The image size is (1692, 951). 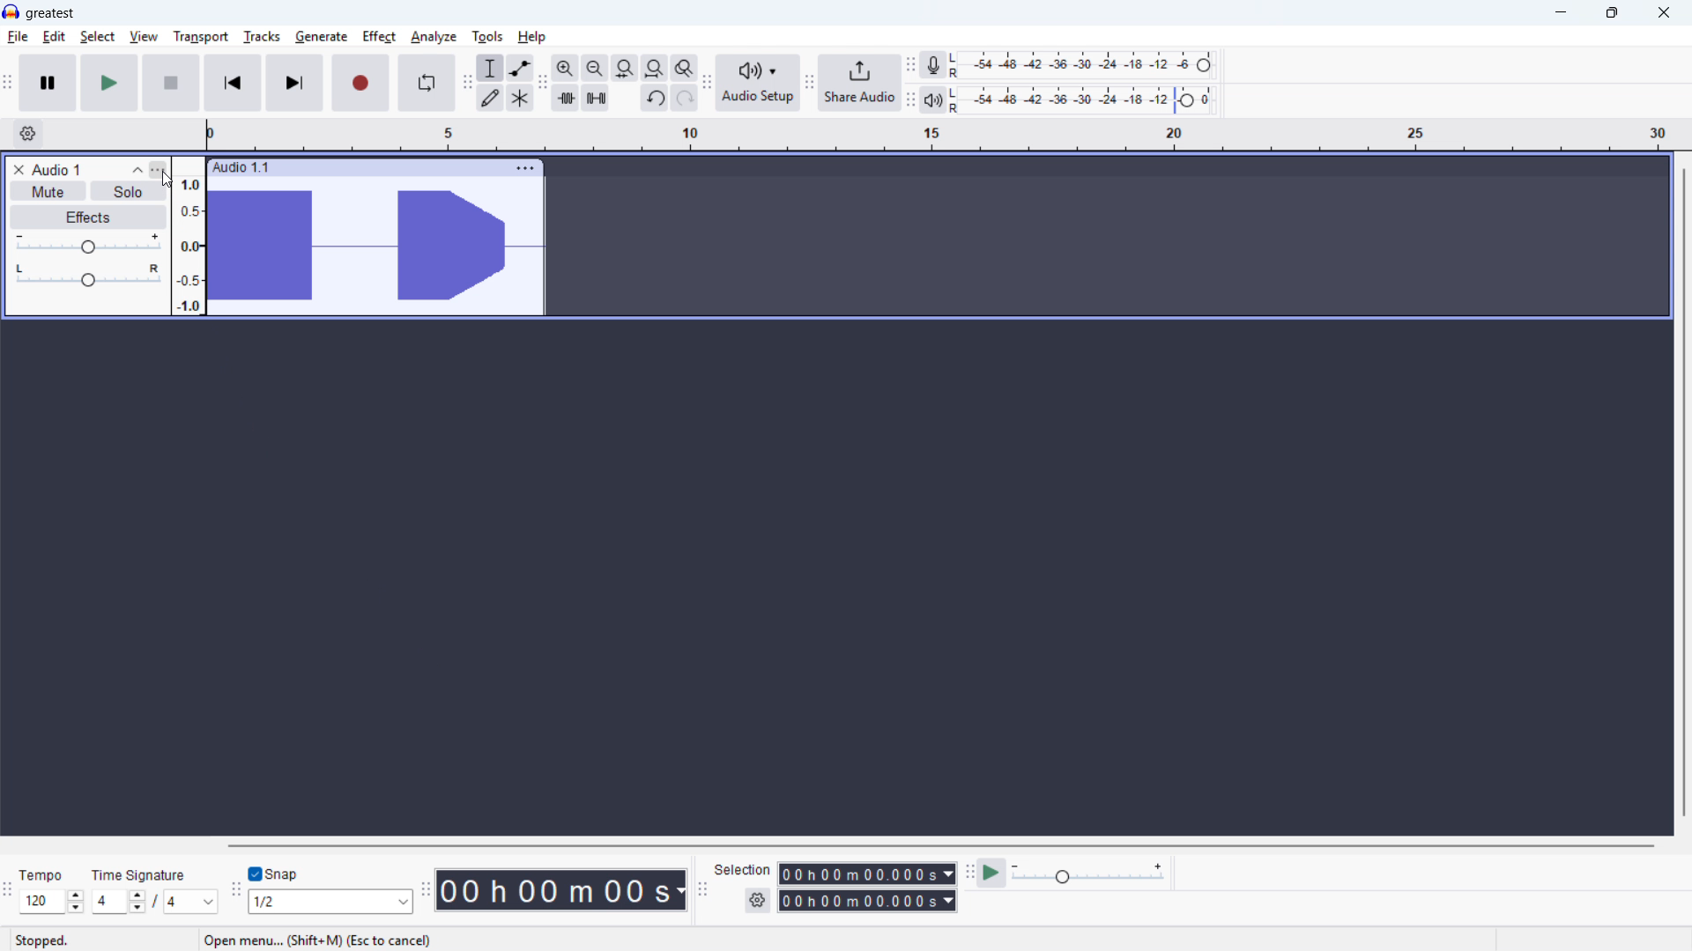 What do you see at coordinates (562, 890) in the screenshot?
I see `Timestamp ` at bounding box center [562, 890].